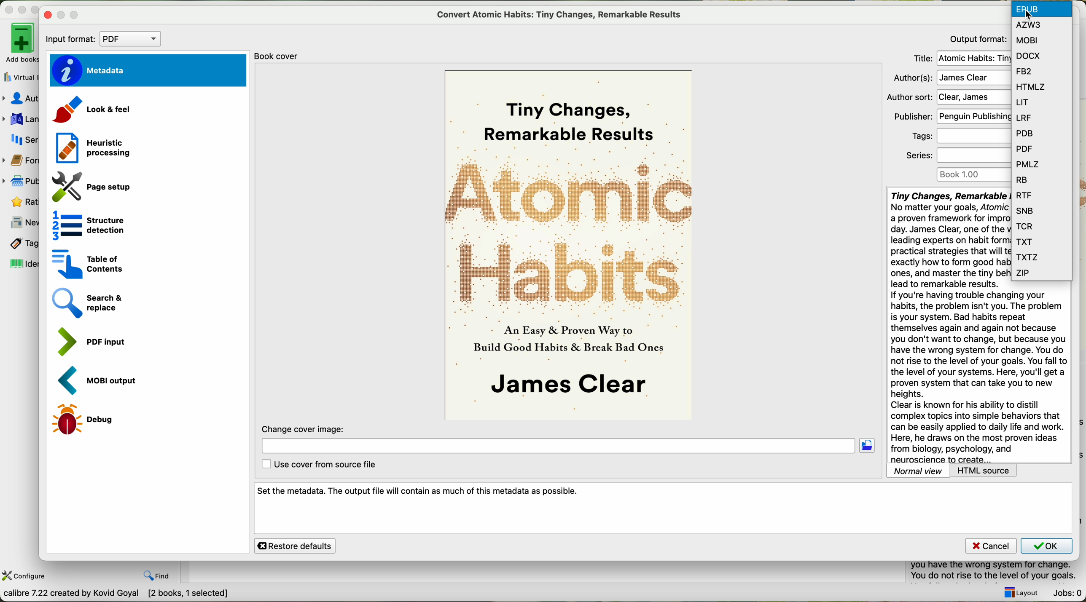 The height and width of the screenshot is (602, 1086). I want to click on RTF, so click(1043, 195).